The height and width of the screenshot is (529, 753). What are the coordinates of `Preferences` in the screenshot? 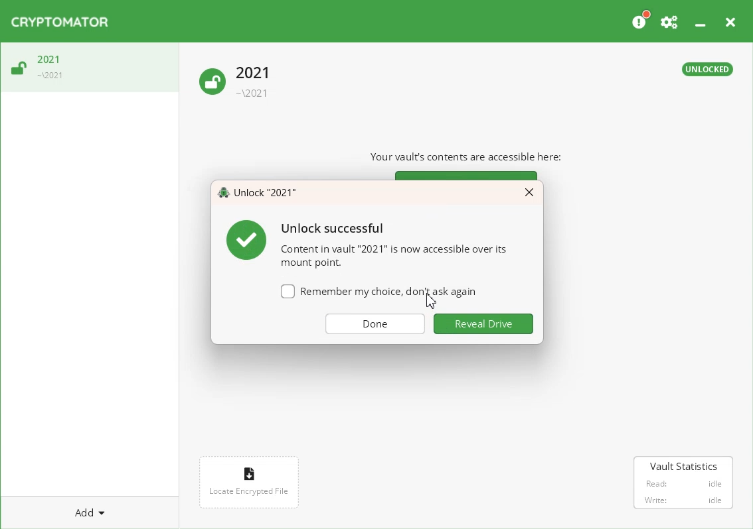 It's located at (670, 20).